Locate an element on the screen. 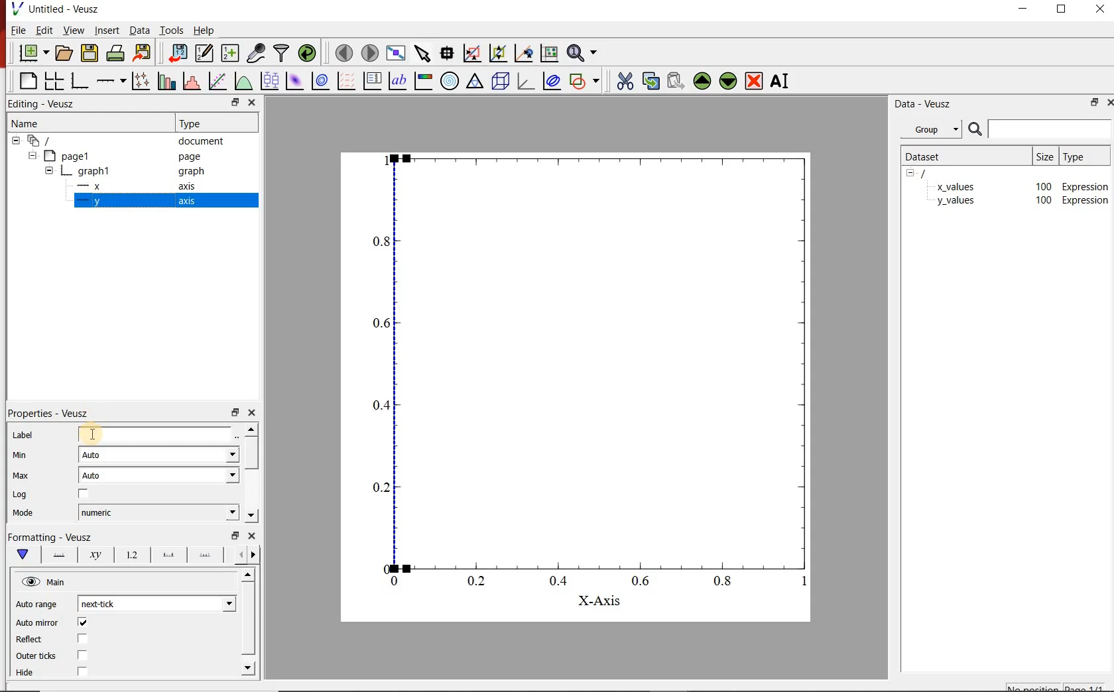  plot key is located at coordinates (373, 80).